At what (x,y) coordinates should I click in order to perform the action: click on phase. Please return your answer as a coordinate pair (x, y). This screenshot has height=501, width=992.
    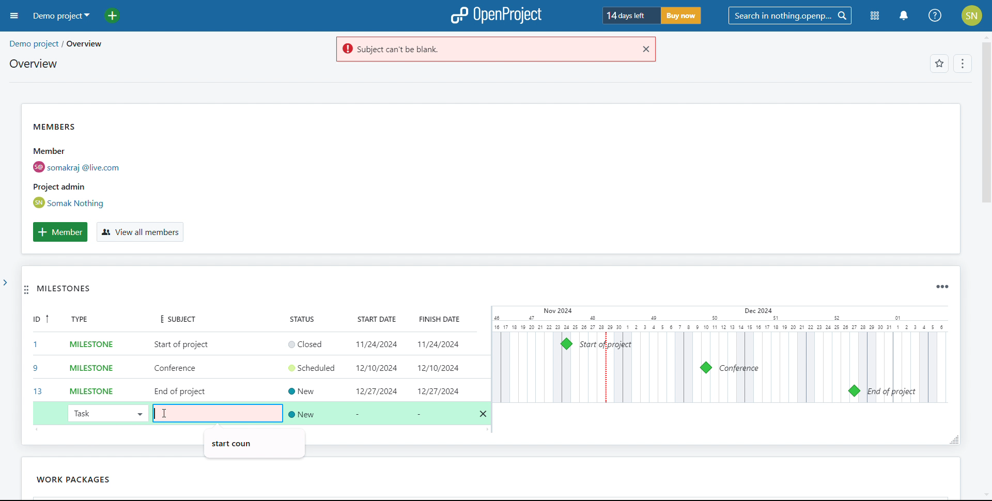
    Looking at the image, I should click on (107, 477).